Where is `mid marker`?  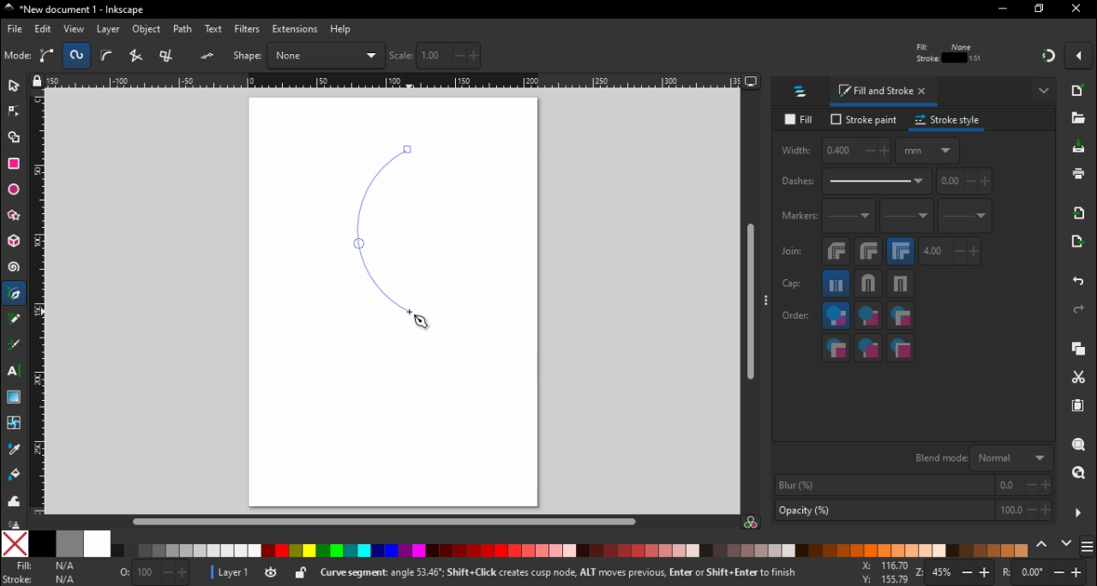
mid marker is located at coordinates (909, 219).